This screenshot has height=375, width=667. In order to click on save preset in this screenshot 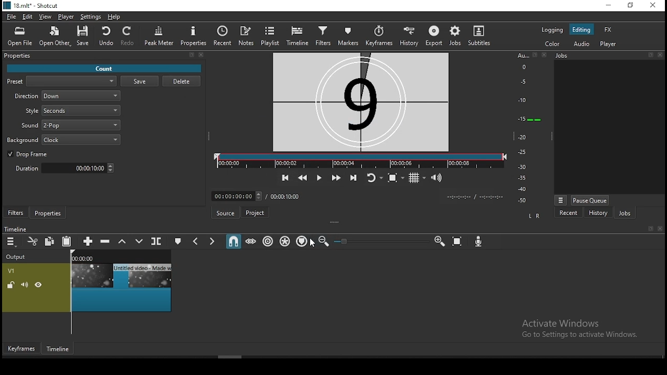, I will do `click(140, 81)`.